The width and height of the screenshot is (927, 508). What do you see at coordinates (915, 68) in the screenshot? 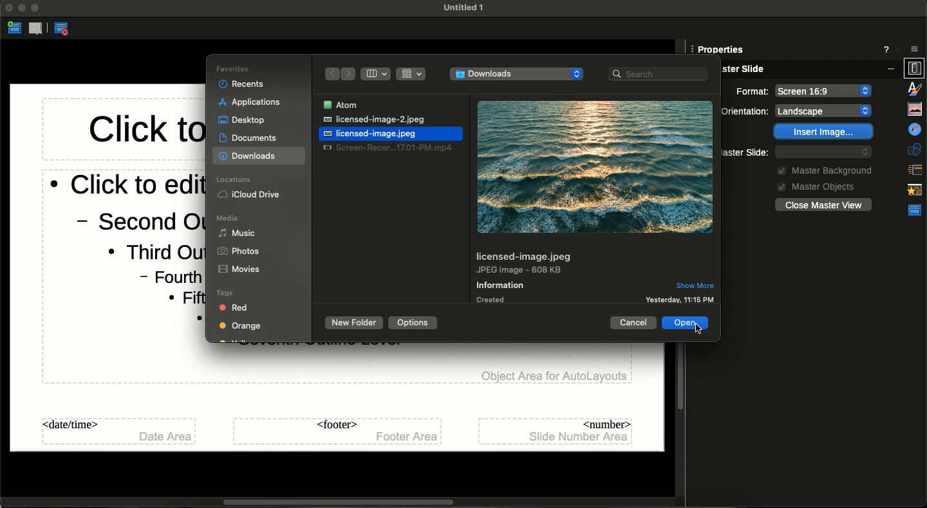
I see `Styles` at bounding box center [915, 68].